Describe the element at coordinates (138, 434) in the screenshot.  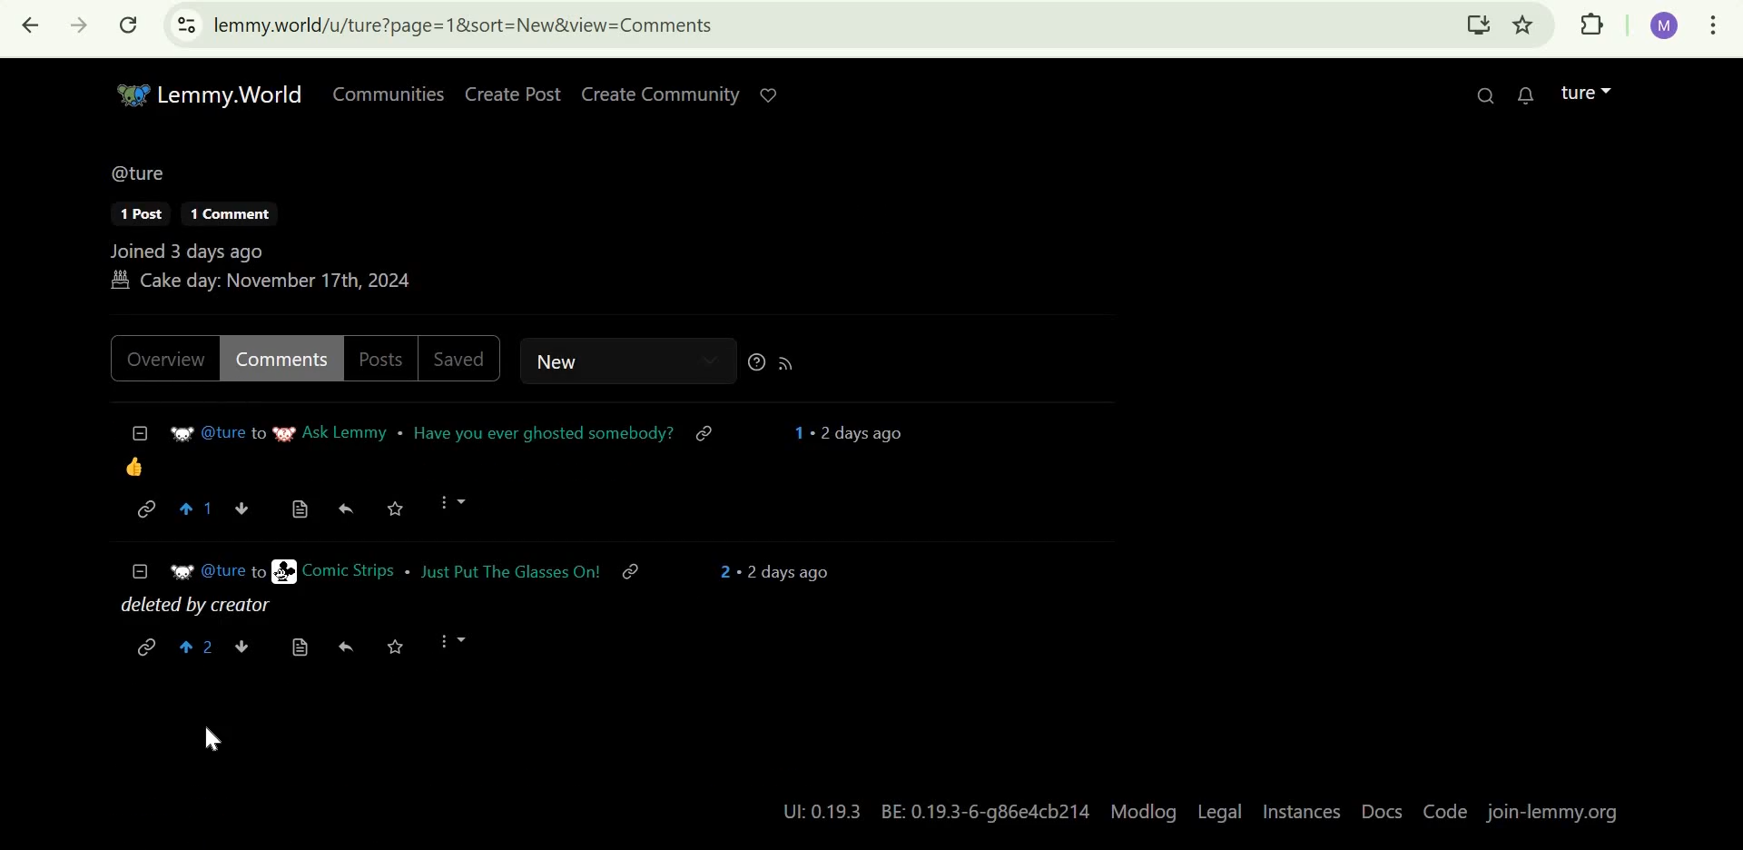
I see `collapse` at that location.